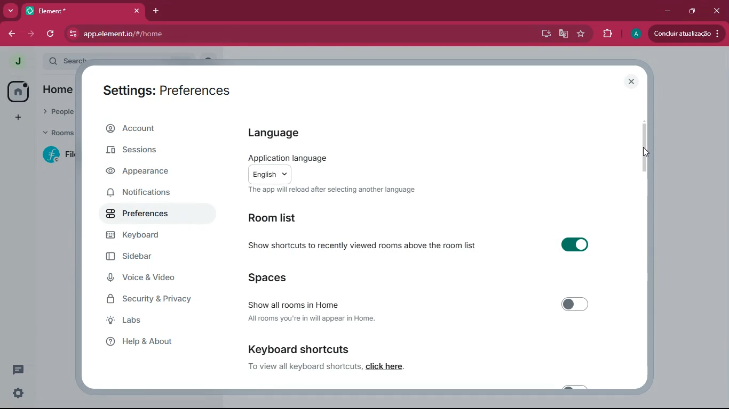  Describe the element at coordinates (162, 88) in the screenshot. I see `settings: Account` at that location.